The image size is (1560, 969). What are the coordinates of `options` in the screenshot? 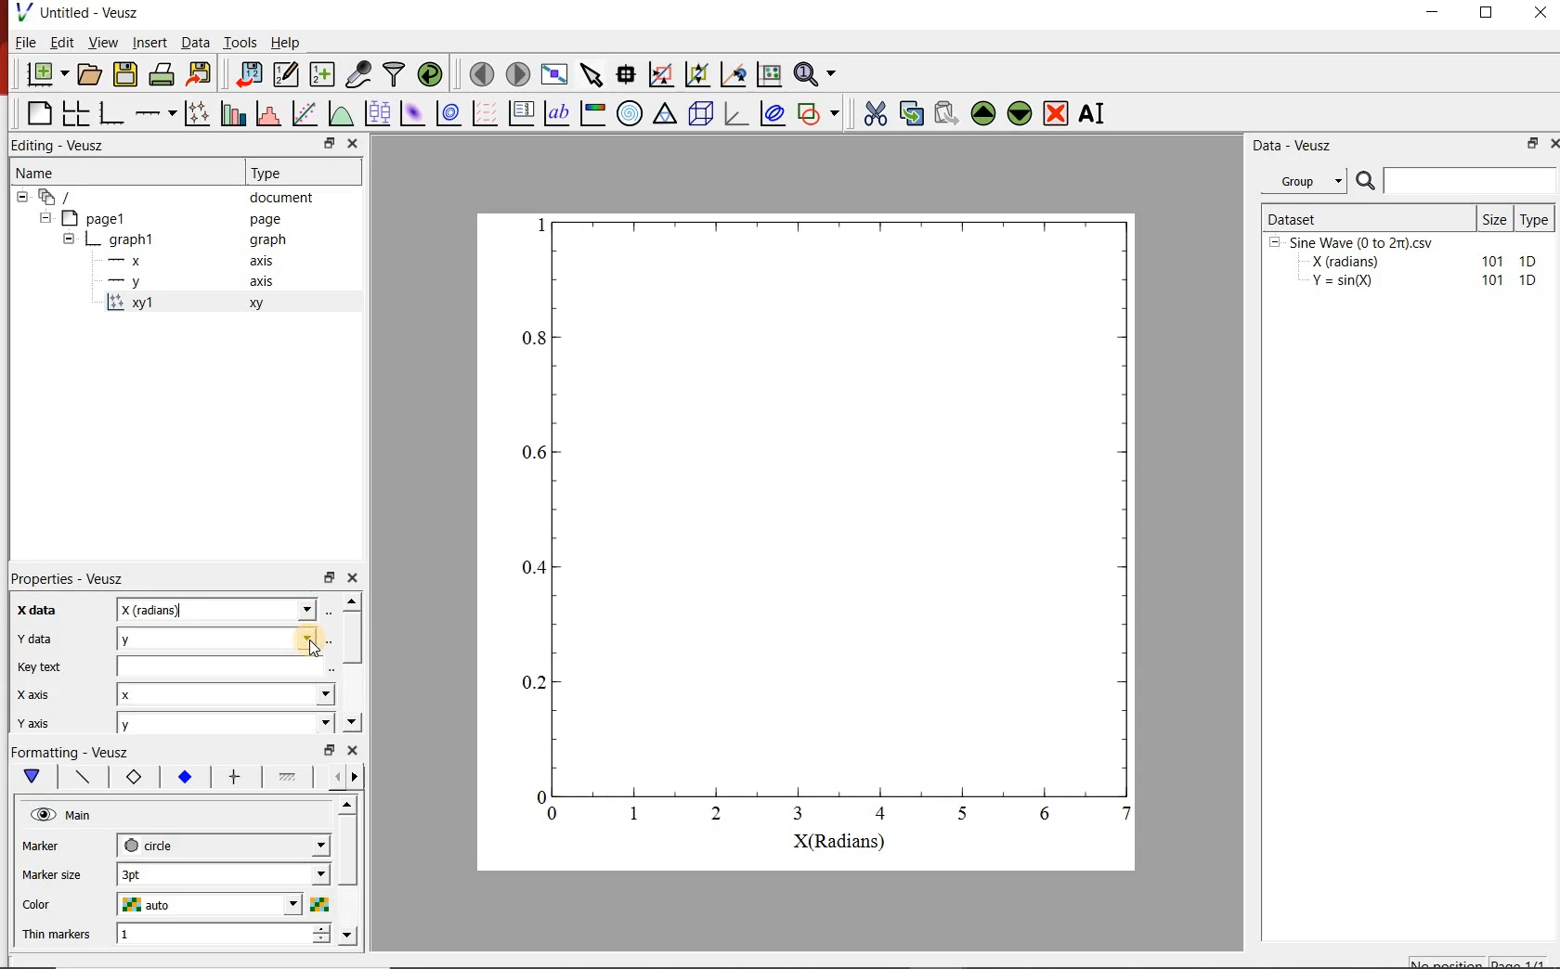 It's located at (287, 780).